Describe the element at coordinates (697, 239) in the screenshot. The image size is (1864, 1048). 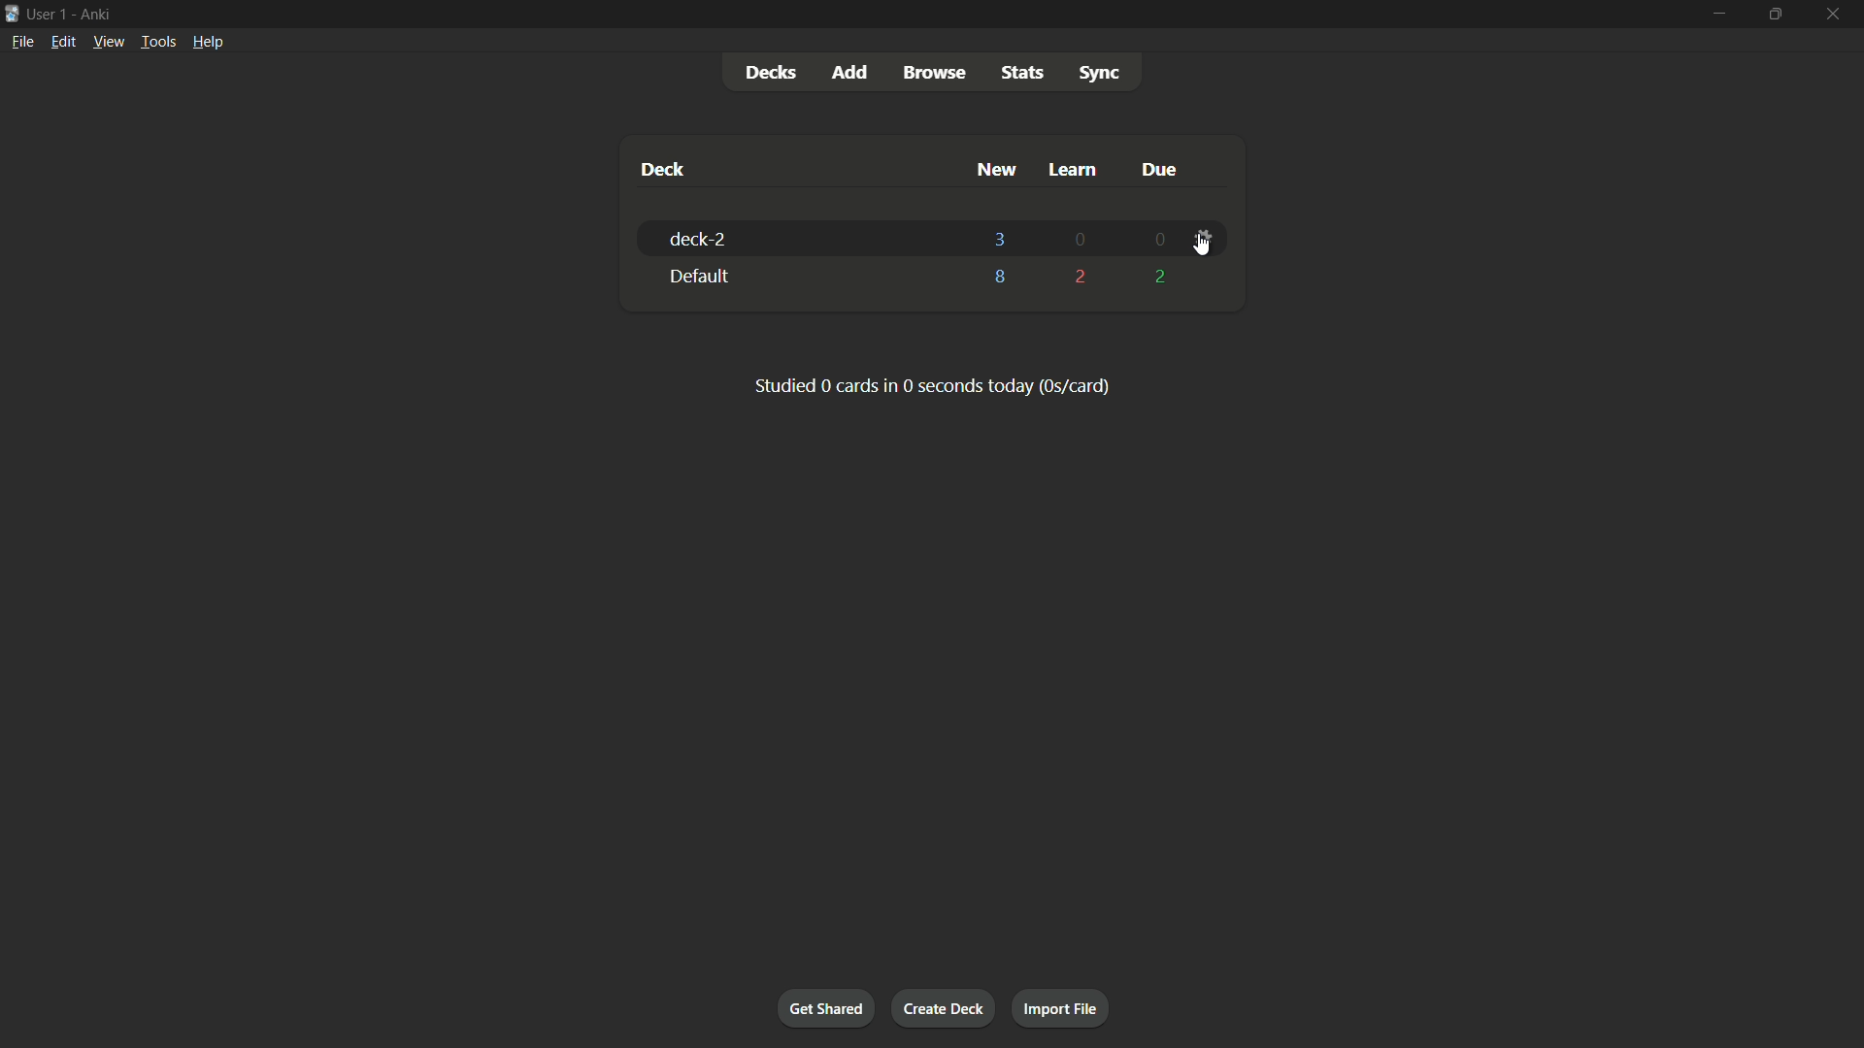
I see `deck-2` at that location.